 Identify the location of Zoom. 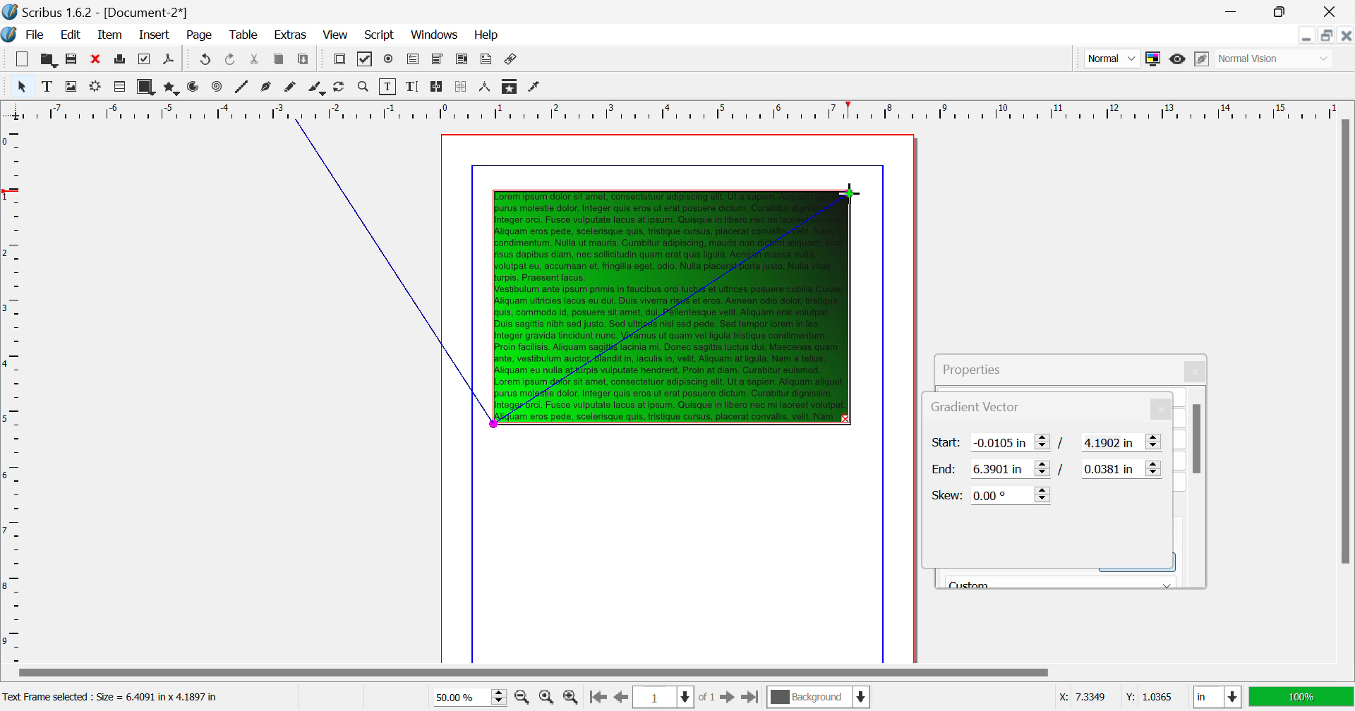
(364, 87).